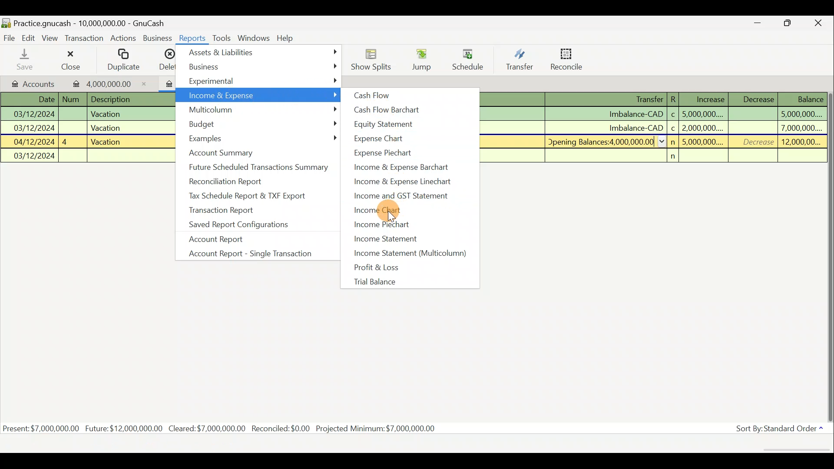  Describe the element at coordinates (570, 60) in the screenshot. I see `Reconcile` at that location.